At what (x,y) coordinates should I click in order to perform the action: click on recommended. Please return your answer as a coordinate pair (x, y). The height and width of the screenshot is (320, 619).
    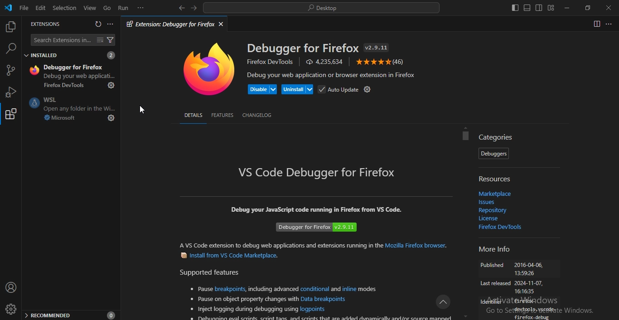
    Looking at the image, I should click on (69, 315).